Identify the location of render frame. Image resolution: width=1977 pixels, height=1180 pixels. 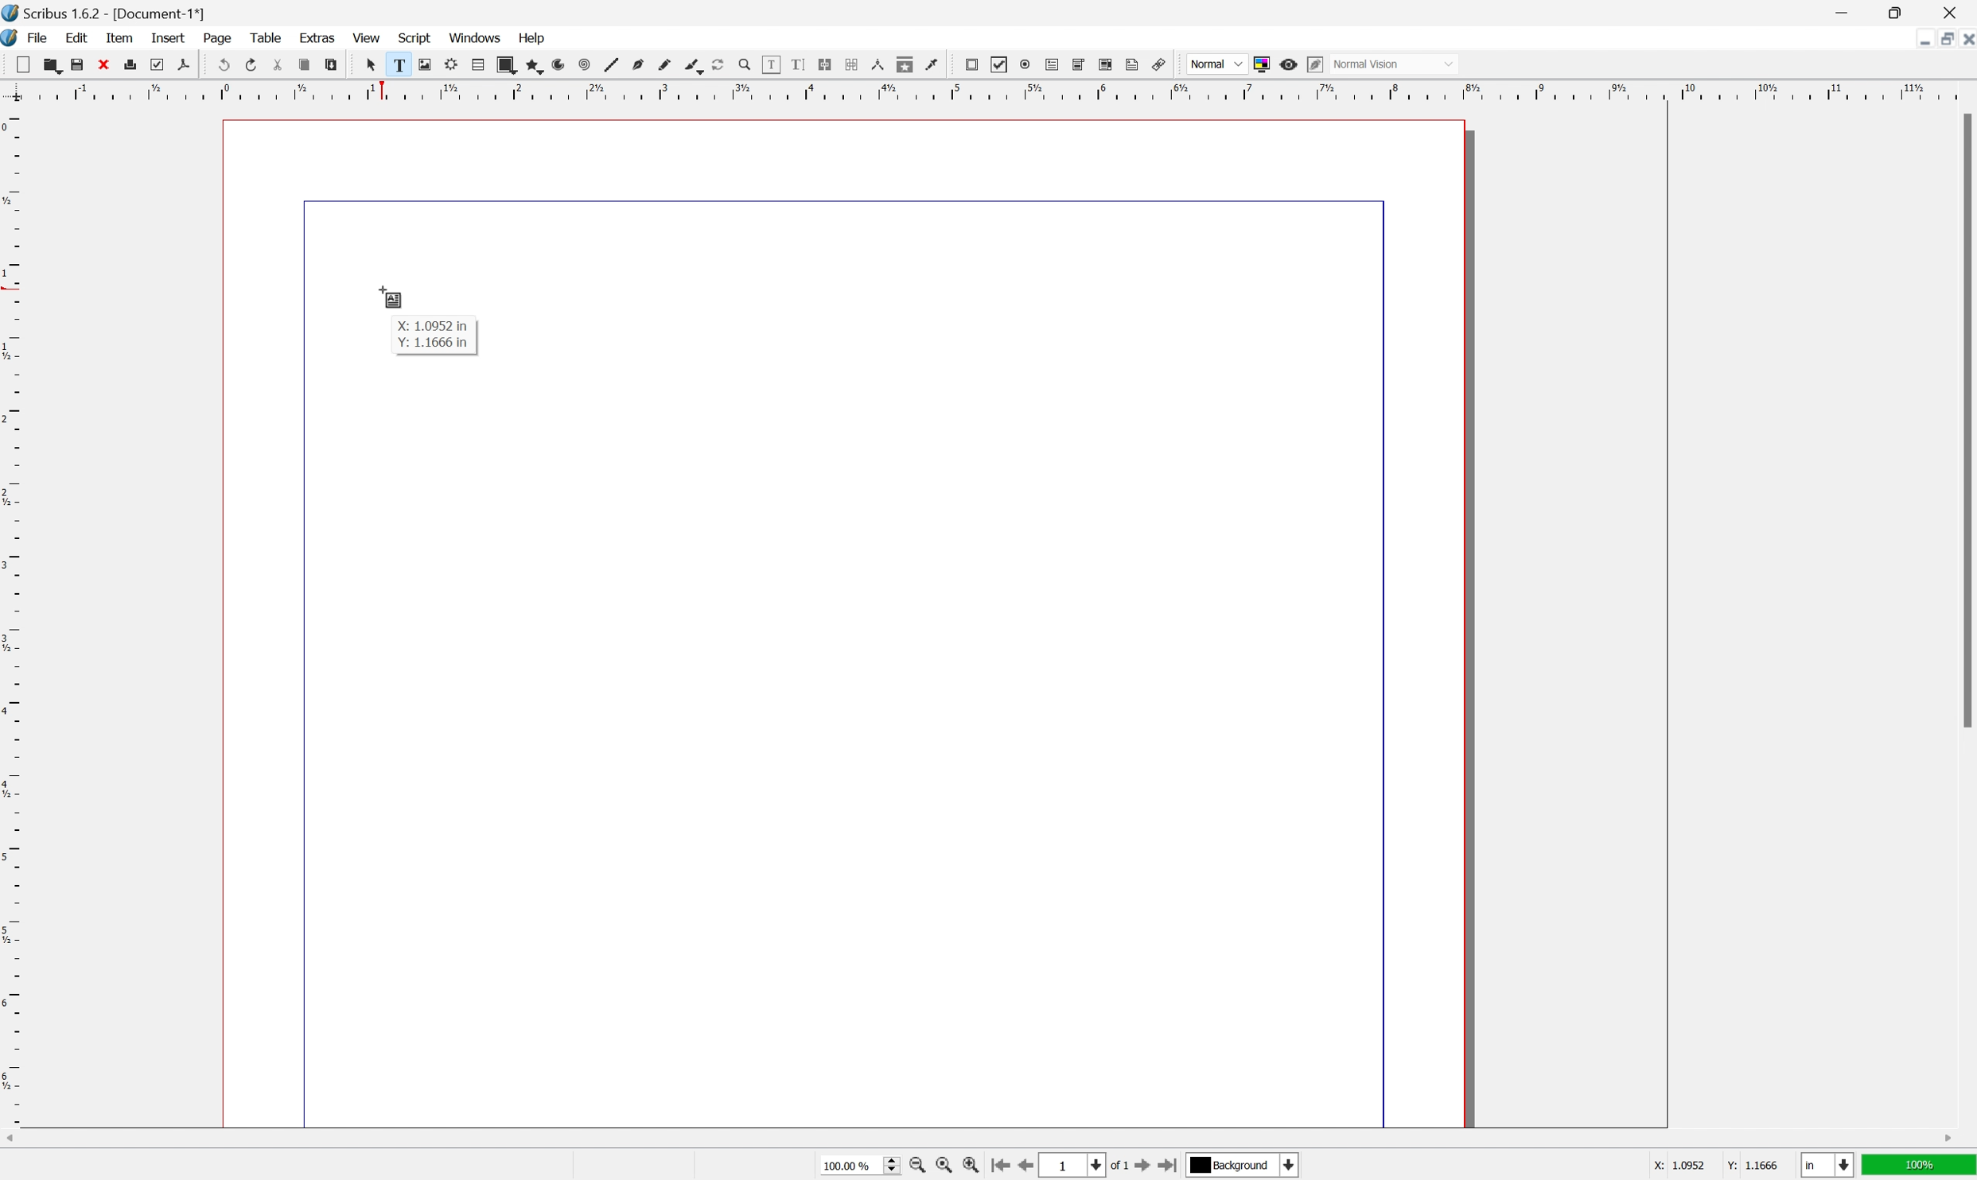
(449, 64).